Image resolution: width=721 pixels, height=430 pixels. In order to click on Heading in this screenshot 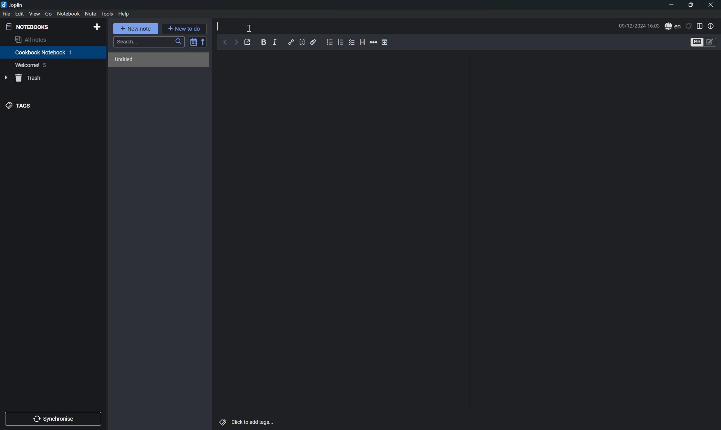, I will do `click(363, 41)`.